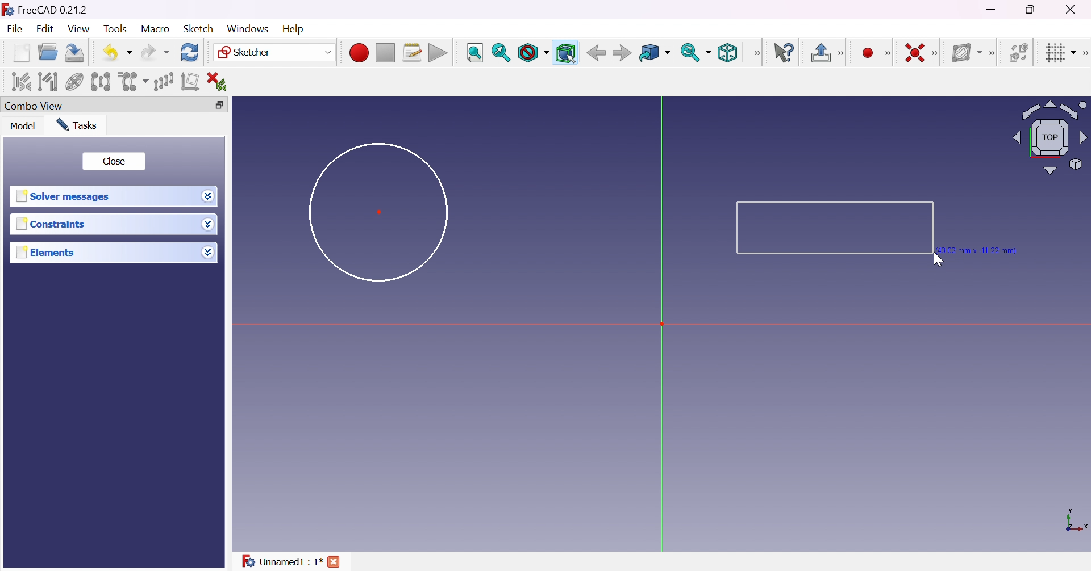  Describe the element at coordinates (16, 30) in the screenshot. I see `File` at that location.